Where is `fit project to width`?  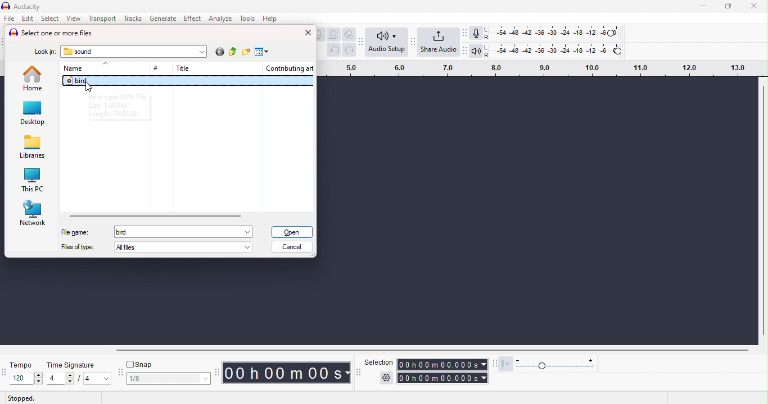 fit project to width is located at coordinates (333, 35).